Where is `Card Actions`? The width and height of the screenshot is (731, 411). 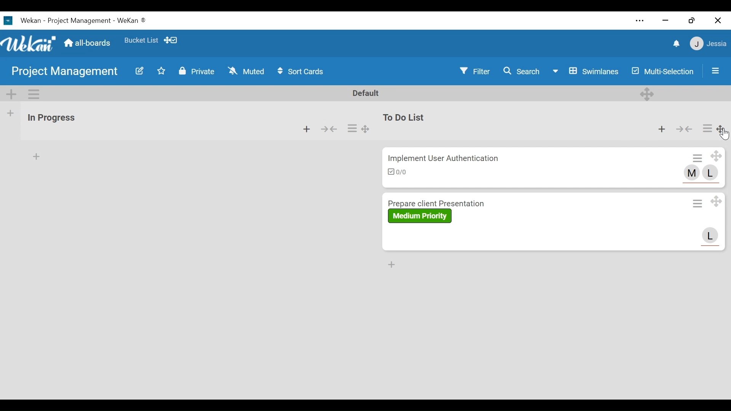
Card Actions is located at coordinates (696, 203).